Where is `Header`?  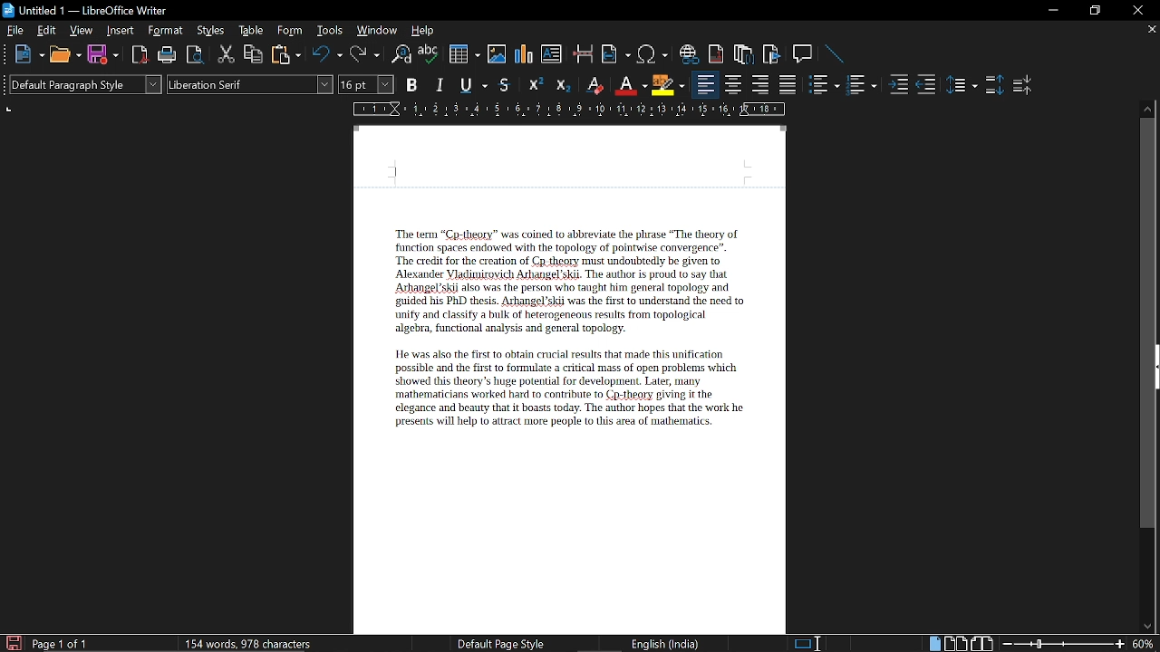
Header is located at coordinates (570, 157).